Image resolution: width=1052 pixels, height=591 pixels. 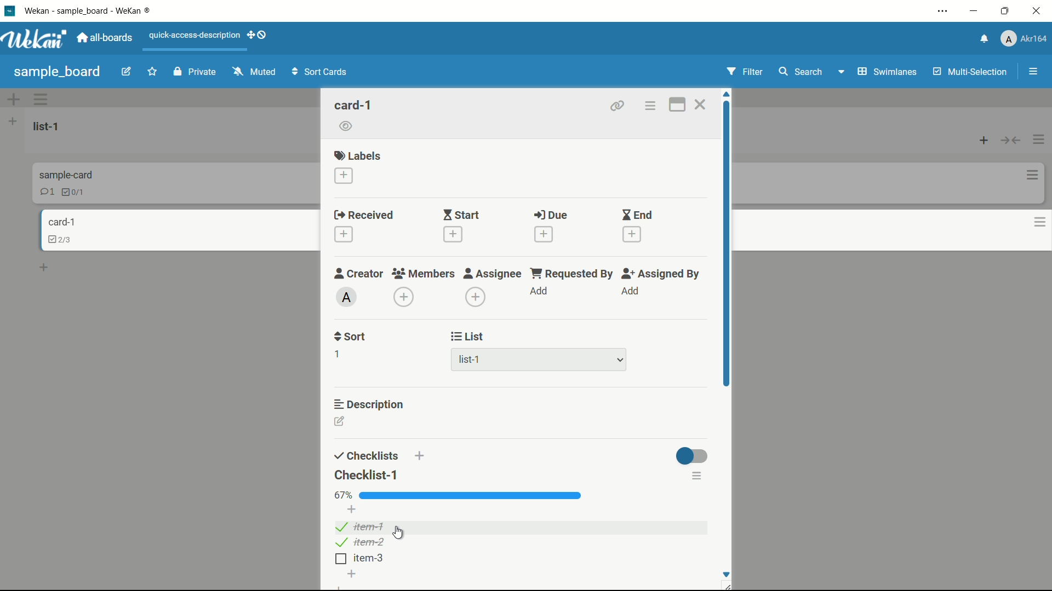 What do you see at coordinates (1026, 40) in the screenshot?
I see `Akr164` at bounding box center [1026, 40].